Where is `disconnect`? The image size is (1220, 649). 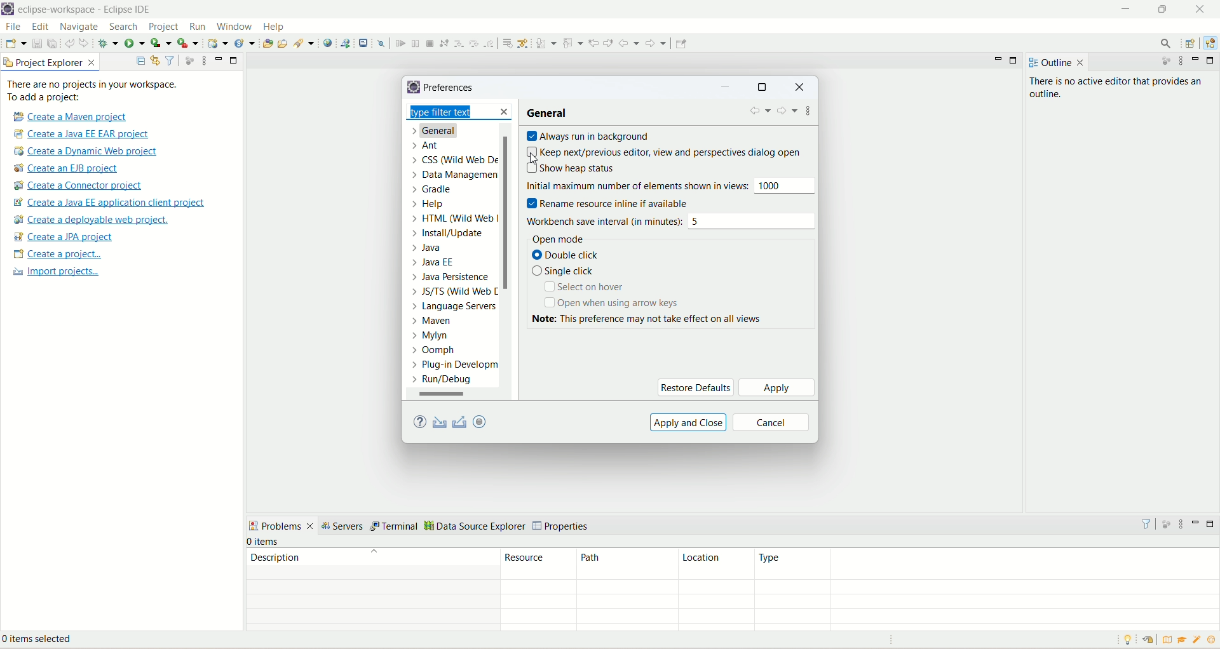
disconnect is located at coordinates (444, 43).